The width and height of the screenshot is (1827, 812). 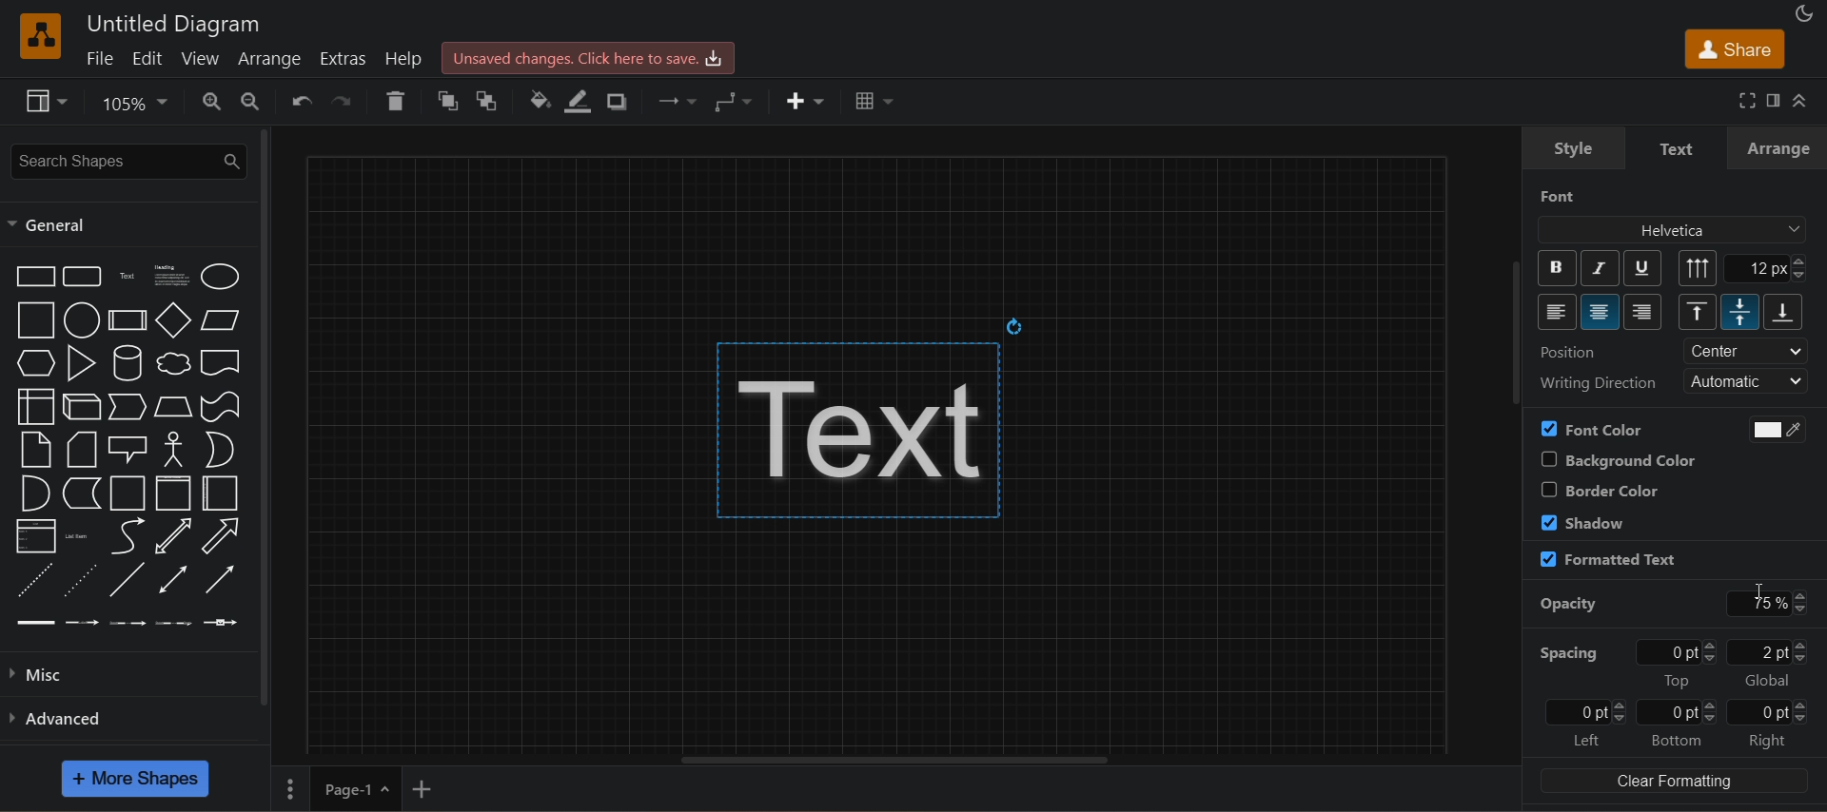 I want to click on curve, so click(x=126, y=536).